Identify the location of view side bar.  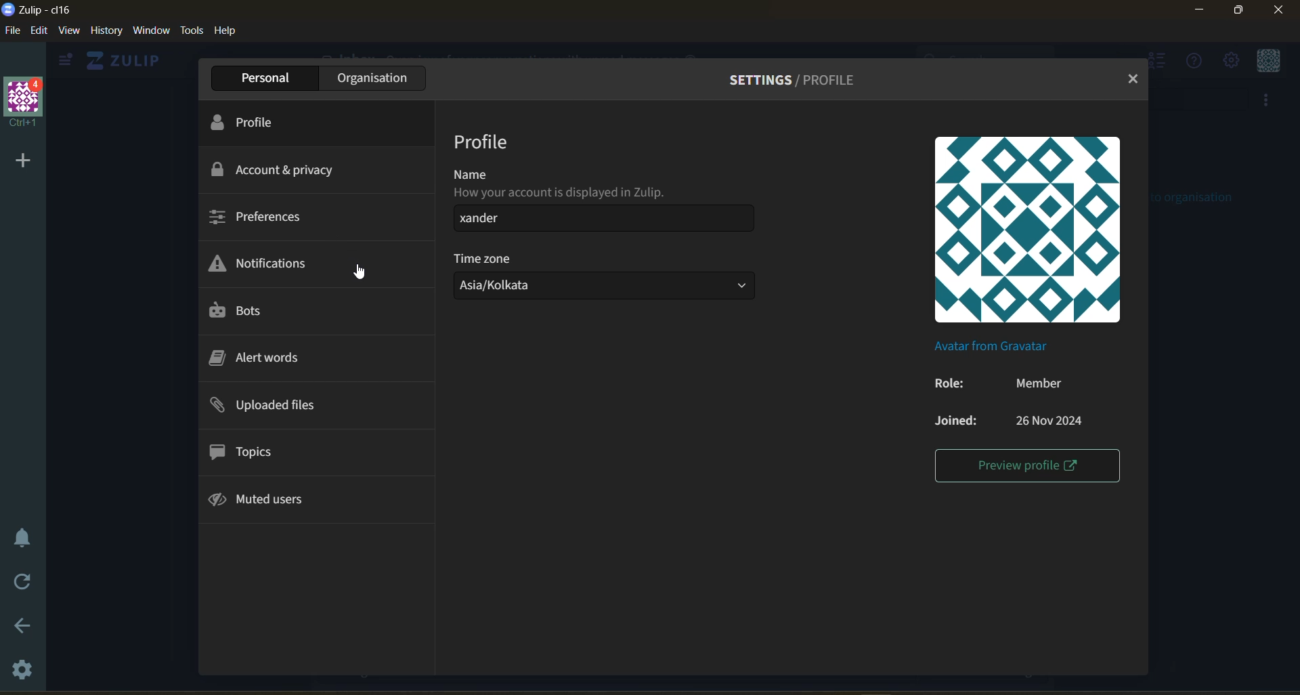
(68, 61).